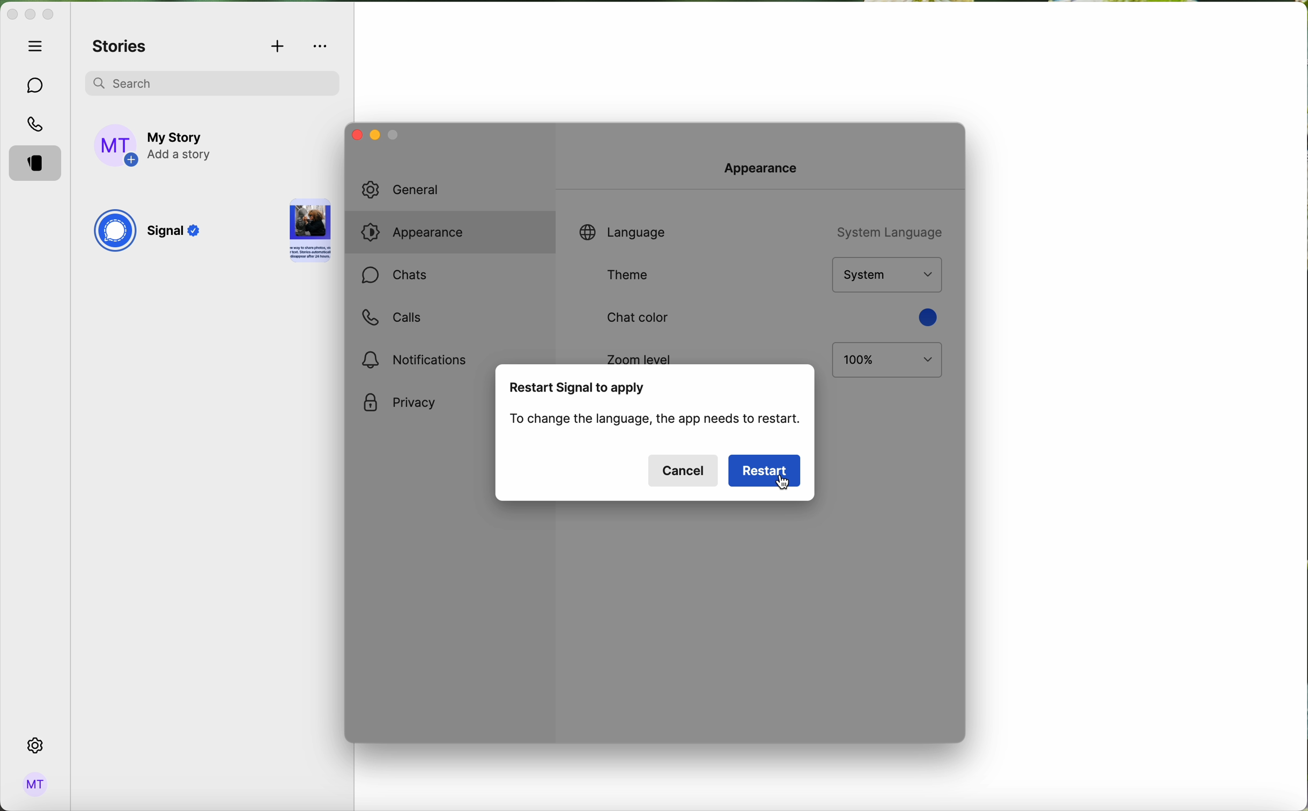 Image resolution: width=1308 pixels, height=811 pixels. I want to click on chats, so click(36, 86).